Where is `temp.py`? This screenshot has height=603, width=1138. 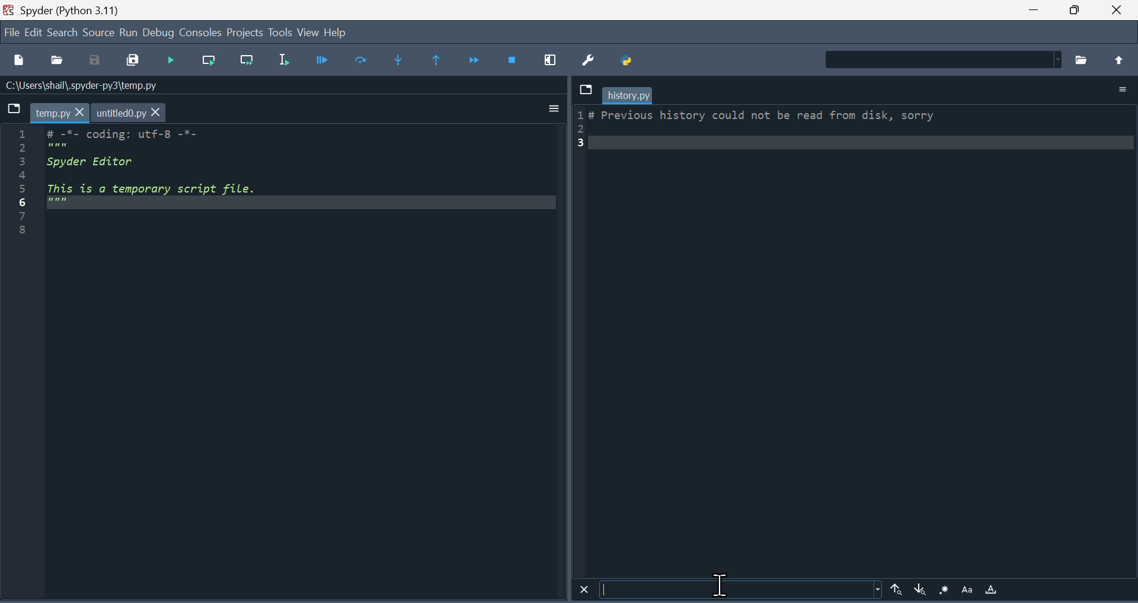 temp.py is located at coordinates (59, 112).